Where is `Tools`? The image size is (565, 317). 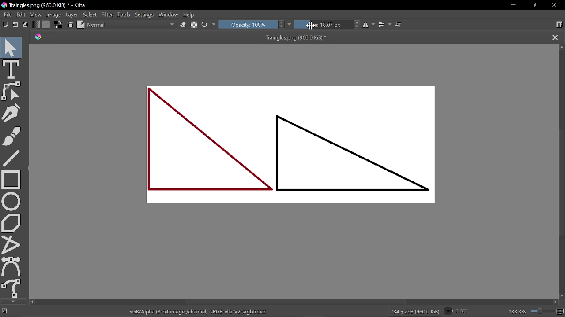
Tools is located at coordinates (124, 15).